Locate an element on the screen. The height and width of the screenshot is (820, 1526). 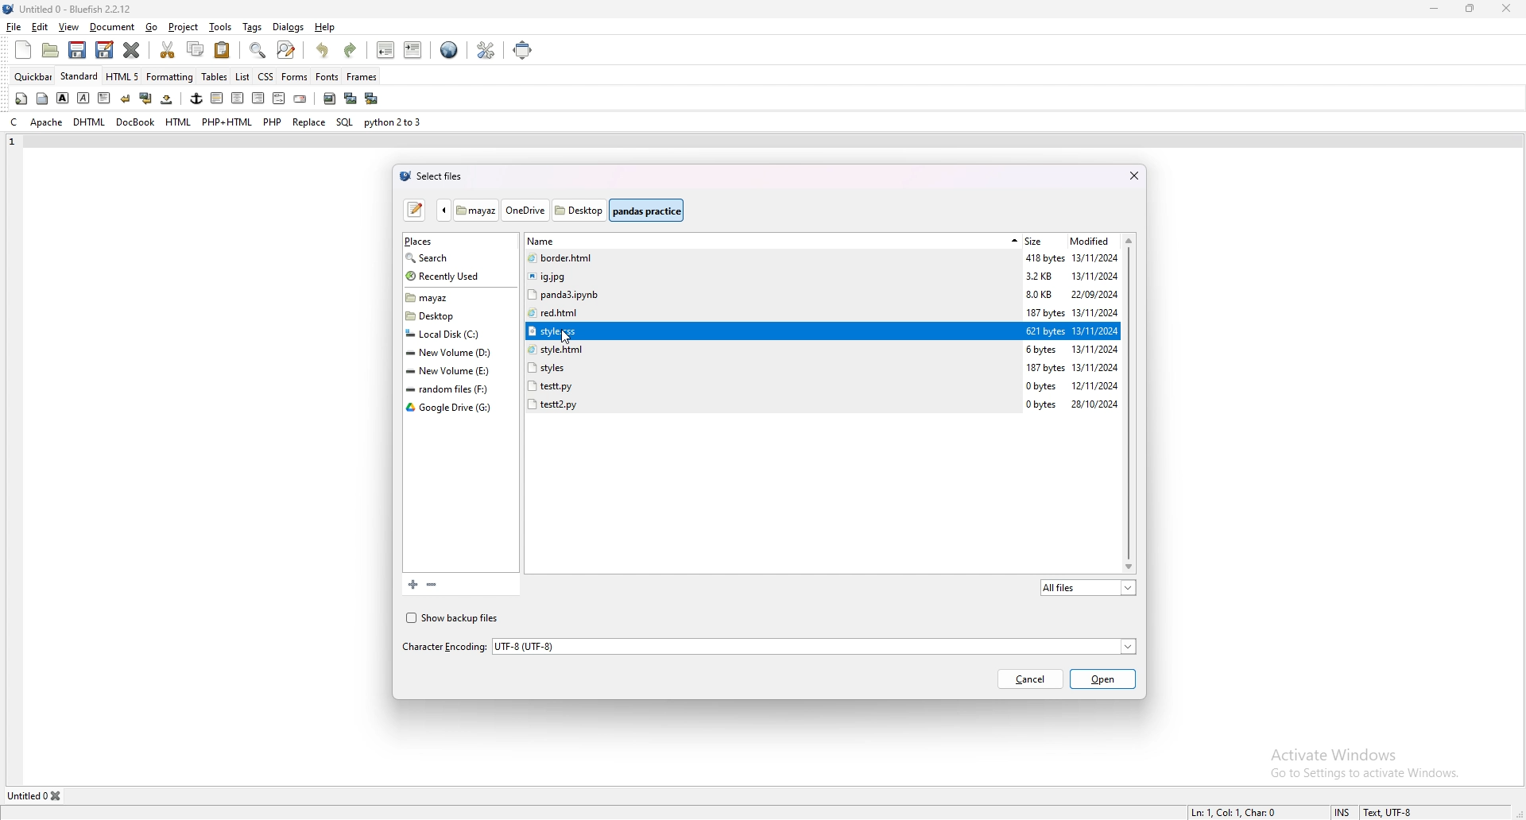
folder is located at coordinates (455, 372).